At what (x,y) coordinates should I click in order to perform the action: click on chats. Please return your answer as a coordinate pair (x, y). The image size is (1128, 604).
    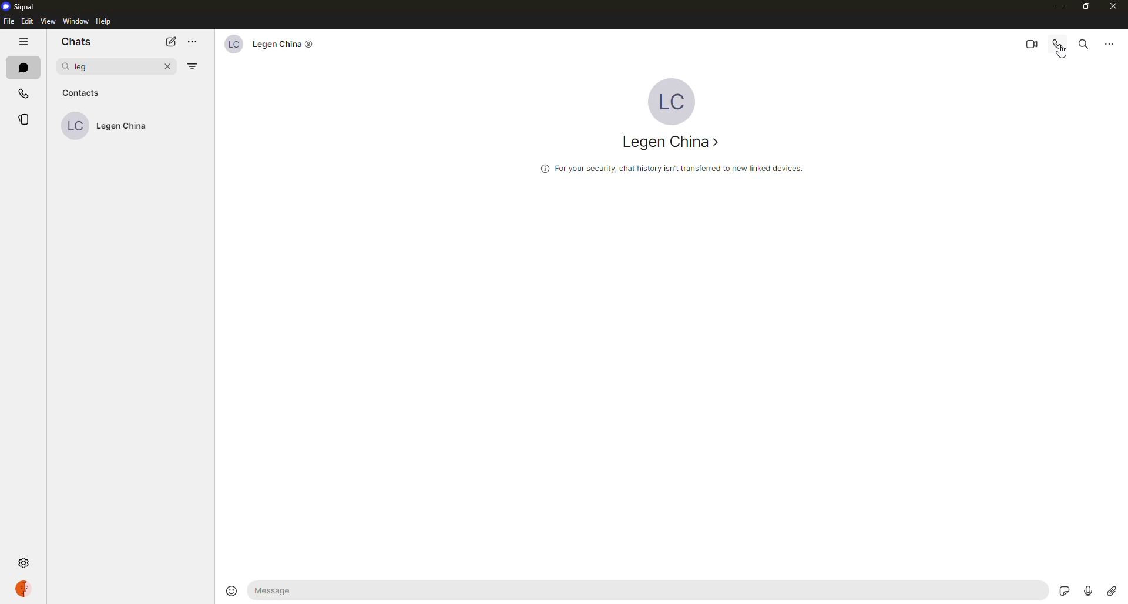
    Looking at the image, I should click on (73, 42).